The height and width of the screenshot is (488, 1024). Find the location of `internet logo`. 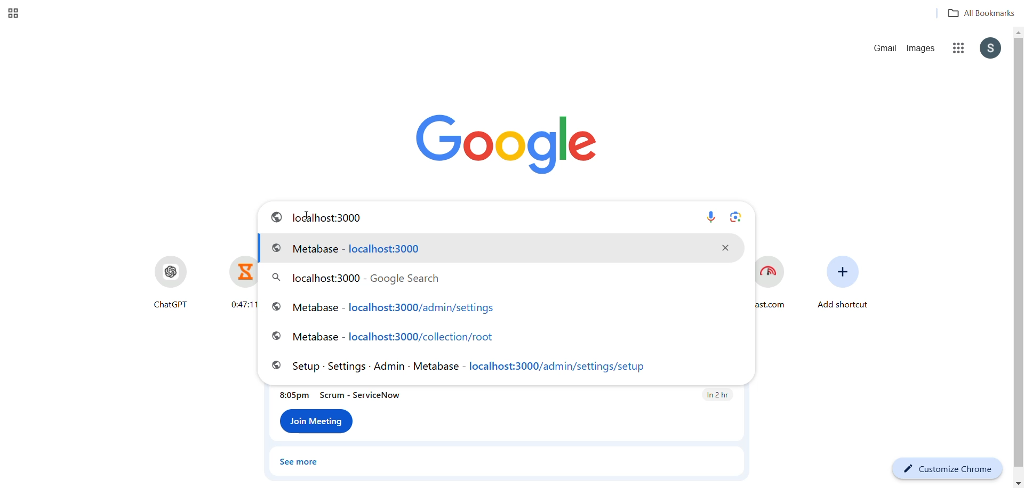

internet logo is located at coordinates (274, 217).